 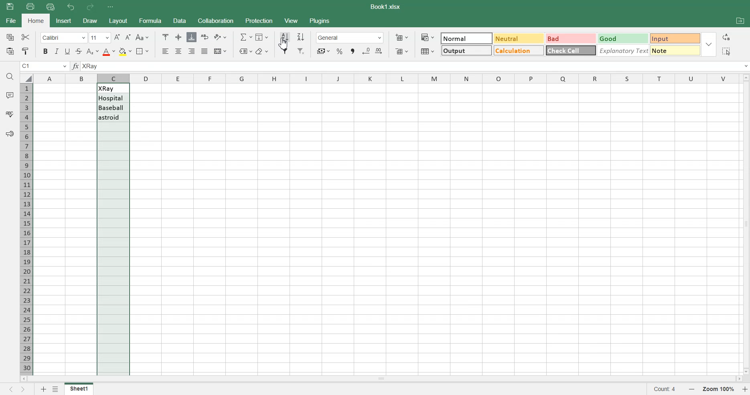 I want to click on Redo, so click(x=89, y=7).